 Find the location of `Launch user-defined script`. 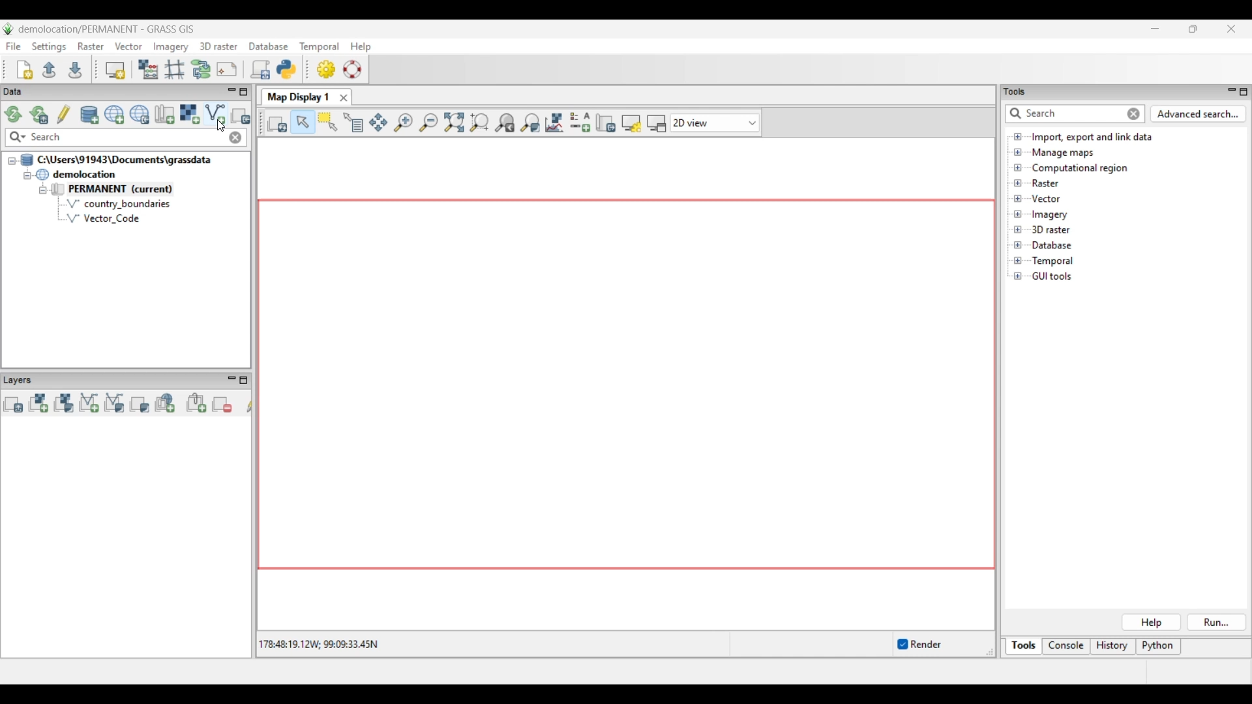

Launch user-defined script is located at coordinates (260, 69).